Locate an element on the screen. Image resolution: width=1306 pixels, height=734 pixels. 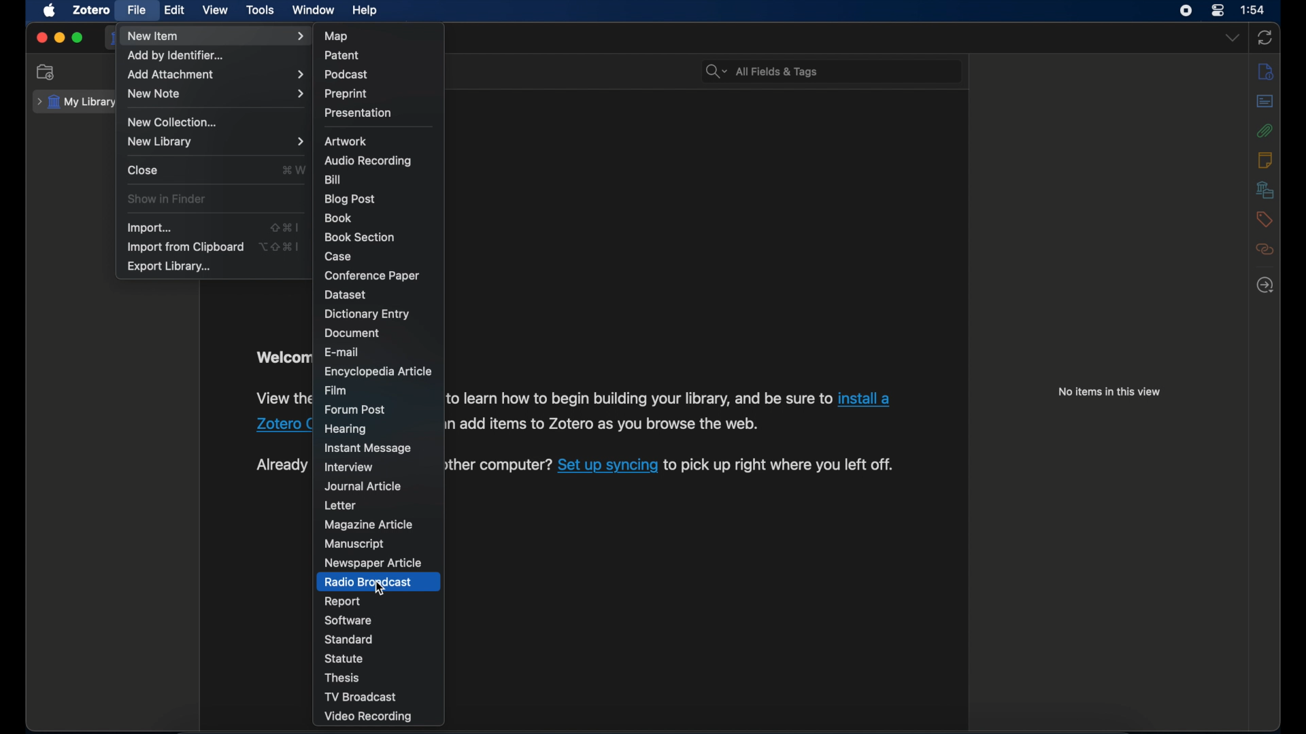
magazine article is located at coordinates (367, 525).